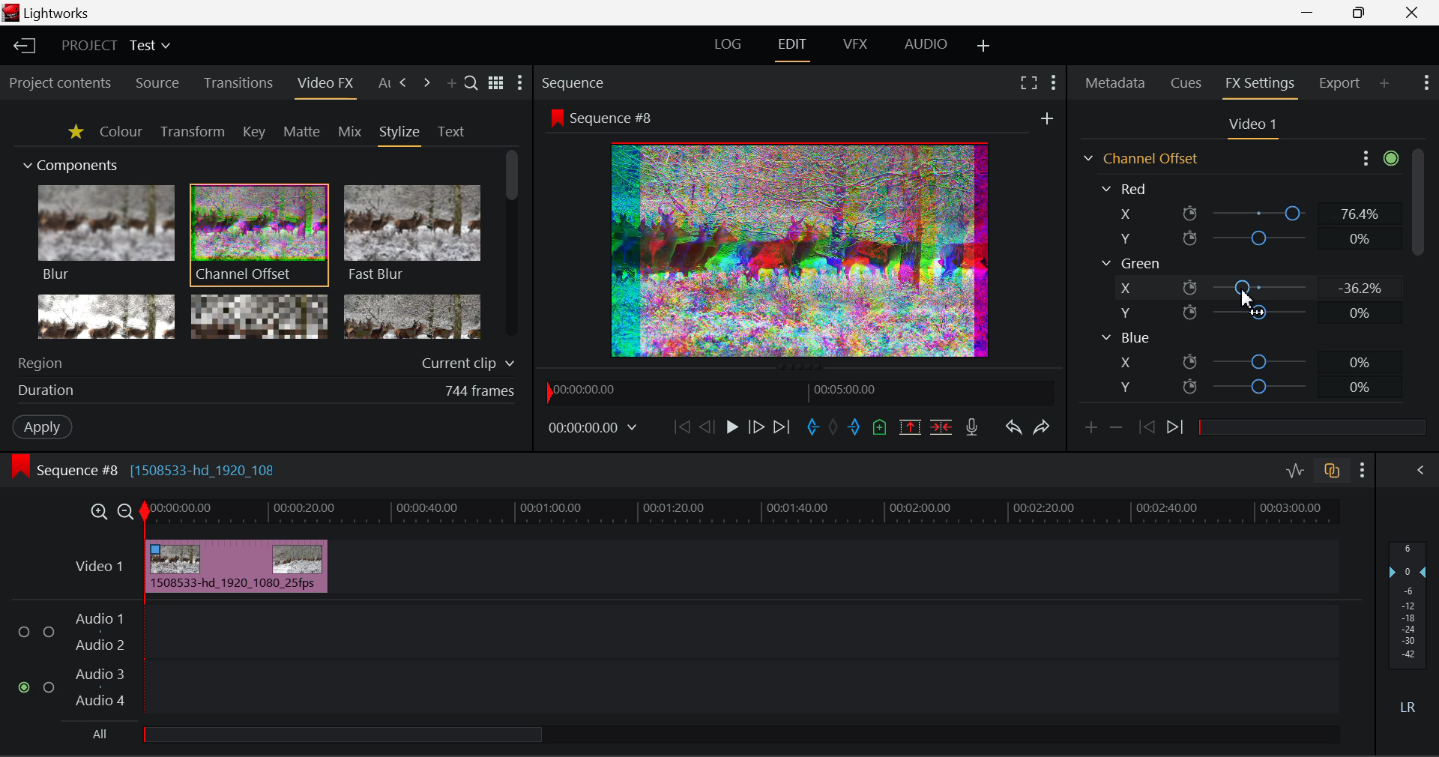 The height and width of the screenshot is (757, 1439). I want to click on Record Voiceover, so click(972, 429).